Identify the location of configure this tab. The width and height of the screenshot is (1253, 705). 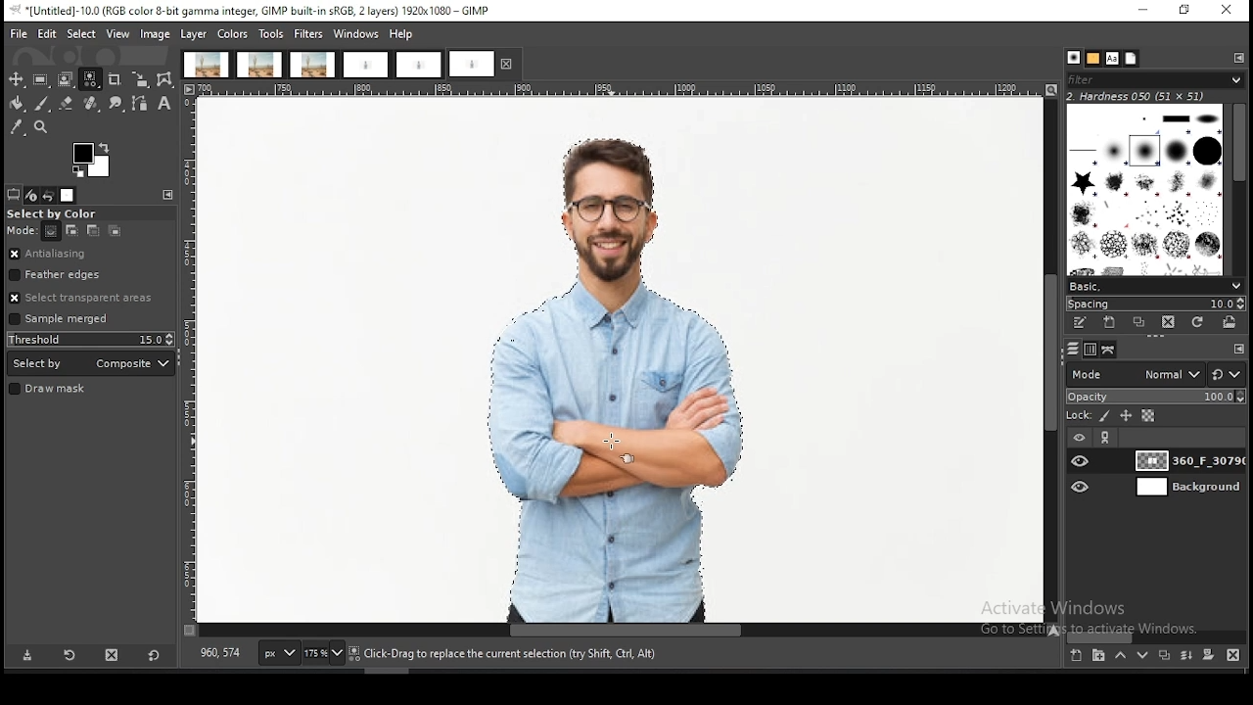
(171, 194).